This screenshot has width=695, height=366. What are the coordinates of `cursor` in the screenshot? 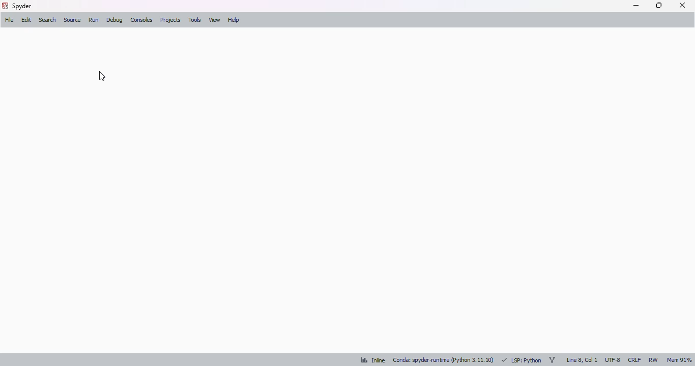 It's located at (102, 76).